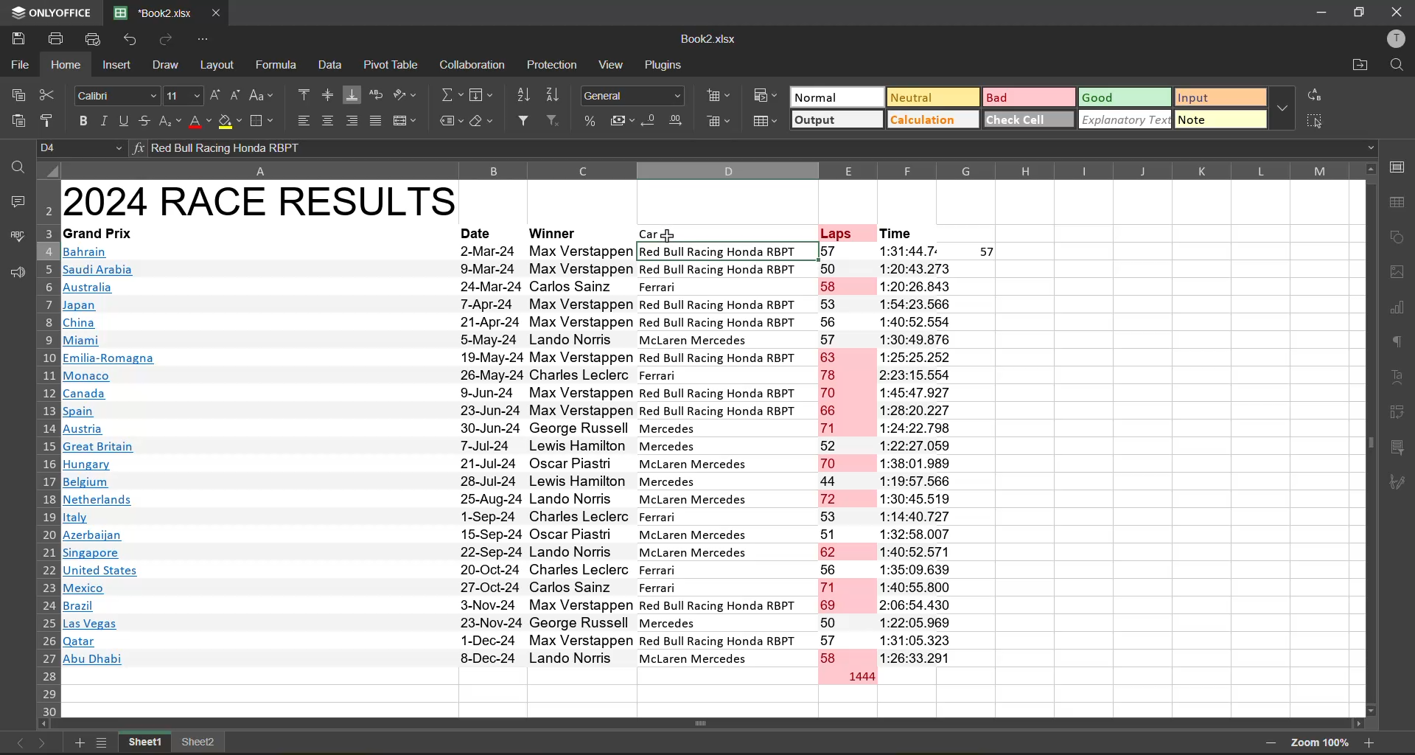 The height and width of the screenshot is (755, 1415). Describe the element at coordinates (327, 94) in the screenshot. I see `align middle` at that location.